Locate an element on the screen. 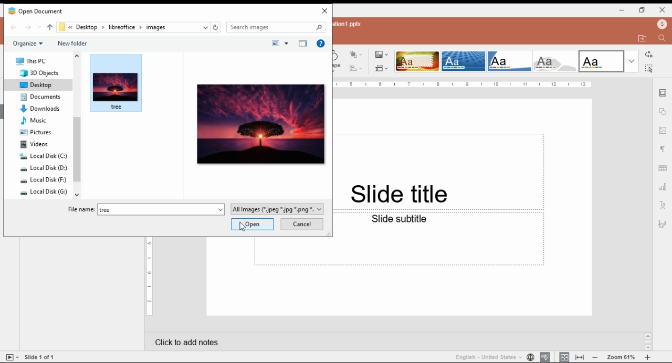 This screenshot has height=363, width=672. file name is located at coordinates (146, 209).